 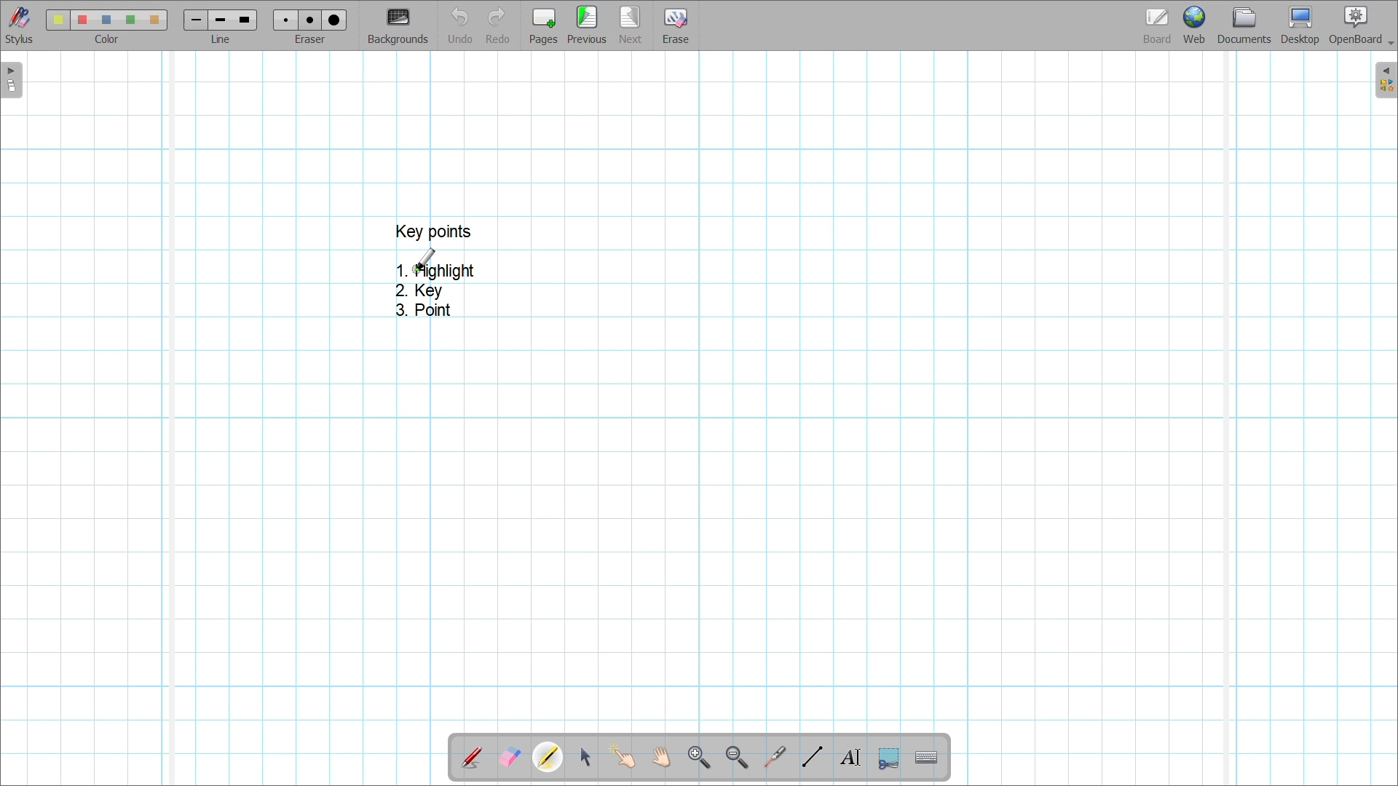 I want to click on Change background, so click(x=398, y=25).